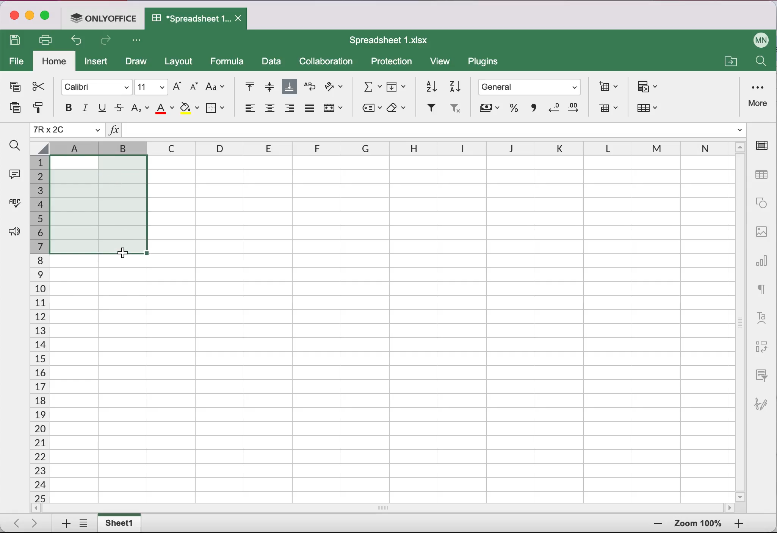 This screenshot has width=777, height=533. Describe the element at coordinates (38, 330) in the screenshot. I see `number of cells` at that location.